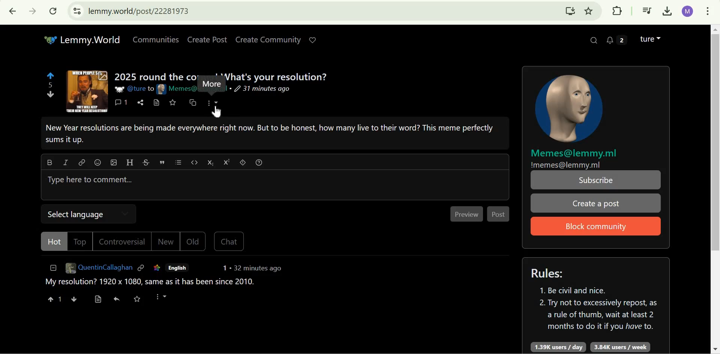  I want to click on 1.39K users/day, so click(559, 347).